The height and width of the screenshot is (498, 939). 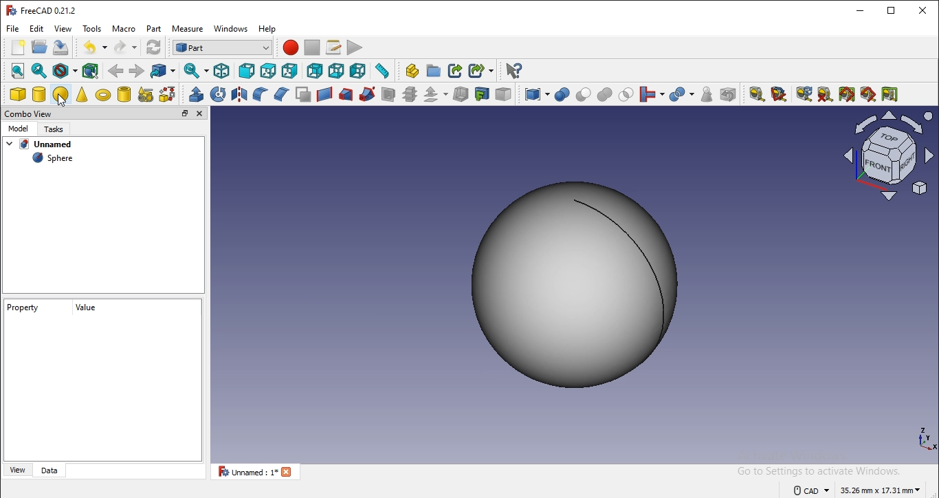 What do you see at coordinates (256, 472) in the screenshot?
I see `unnamed` at bounding box center [256, 472].